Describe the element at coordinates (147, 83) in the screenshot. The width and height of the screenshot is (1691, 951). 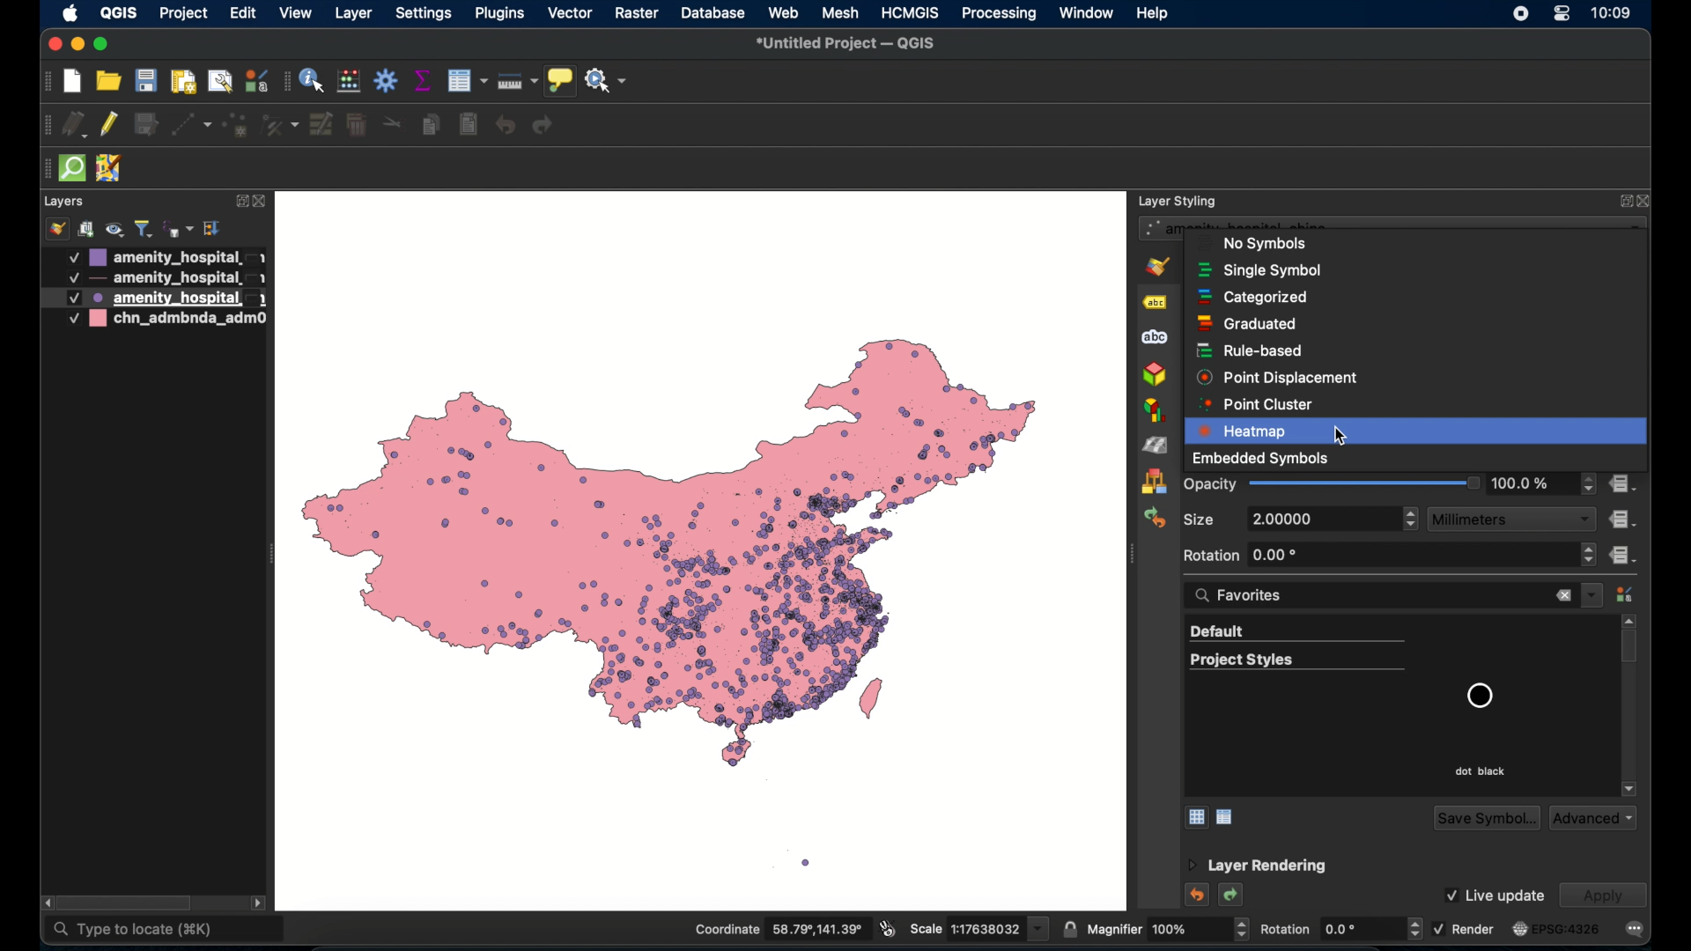
I see `save project` at that location.